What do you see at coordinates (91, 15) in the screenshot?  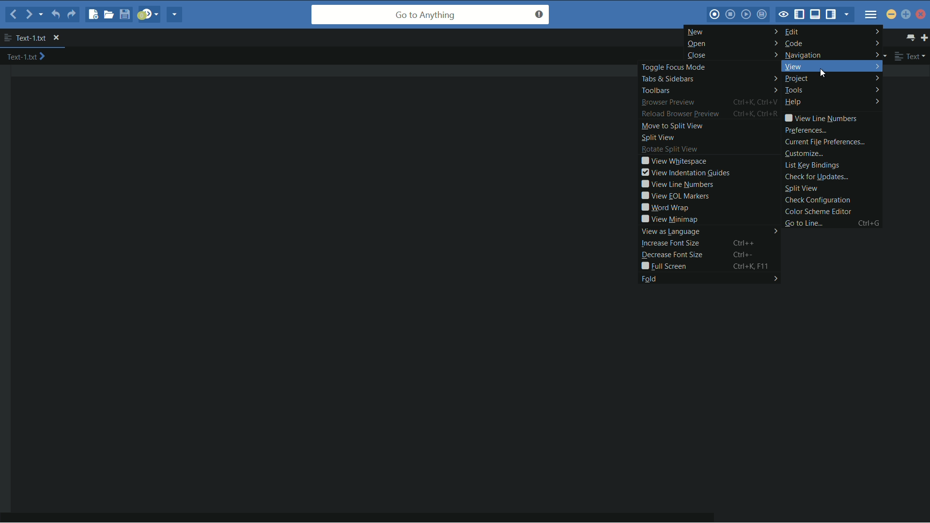 I see `new file` at bounding box center [91, 15].